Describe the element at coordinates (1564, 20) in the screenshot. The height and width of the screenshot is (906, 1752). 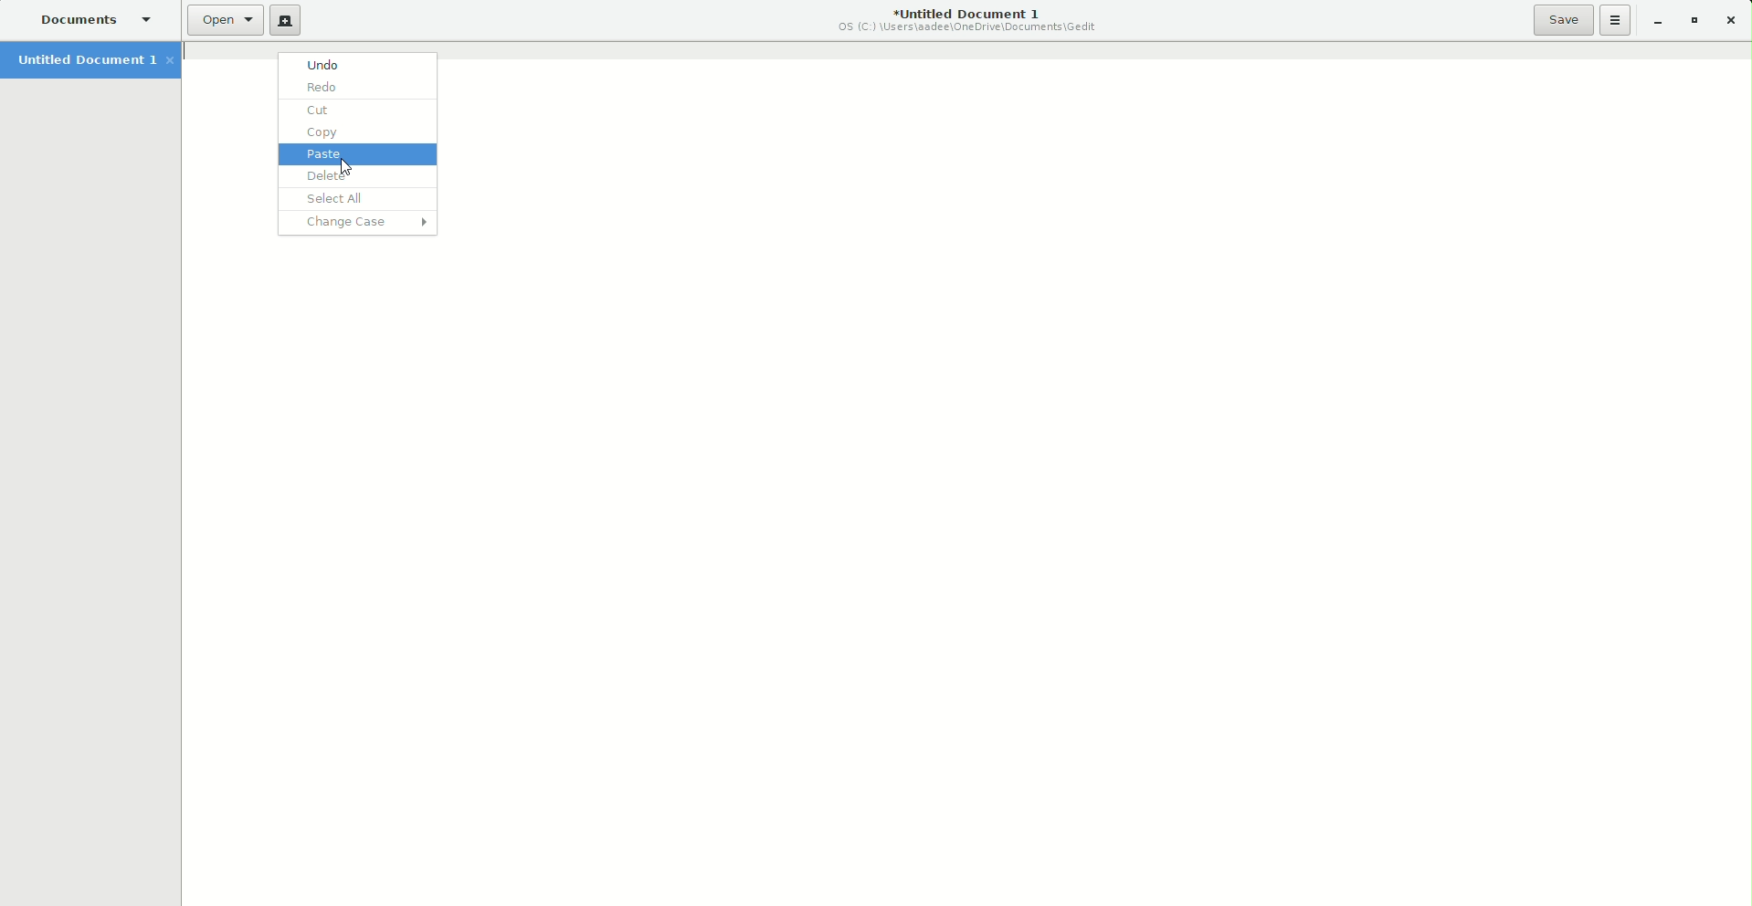
I see `Save` at that location.